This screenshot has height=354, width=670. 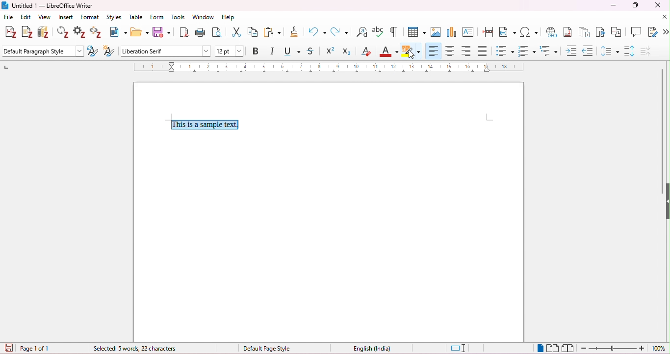 What do you see at coordinates (162, 33) in the screenshot?
I see `save` at bounding box center [162, 33].